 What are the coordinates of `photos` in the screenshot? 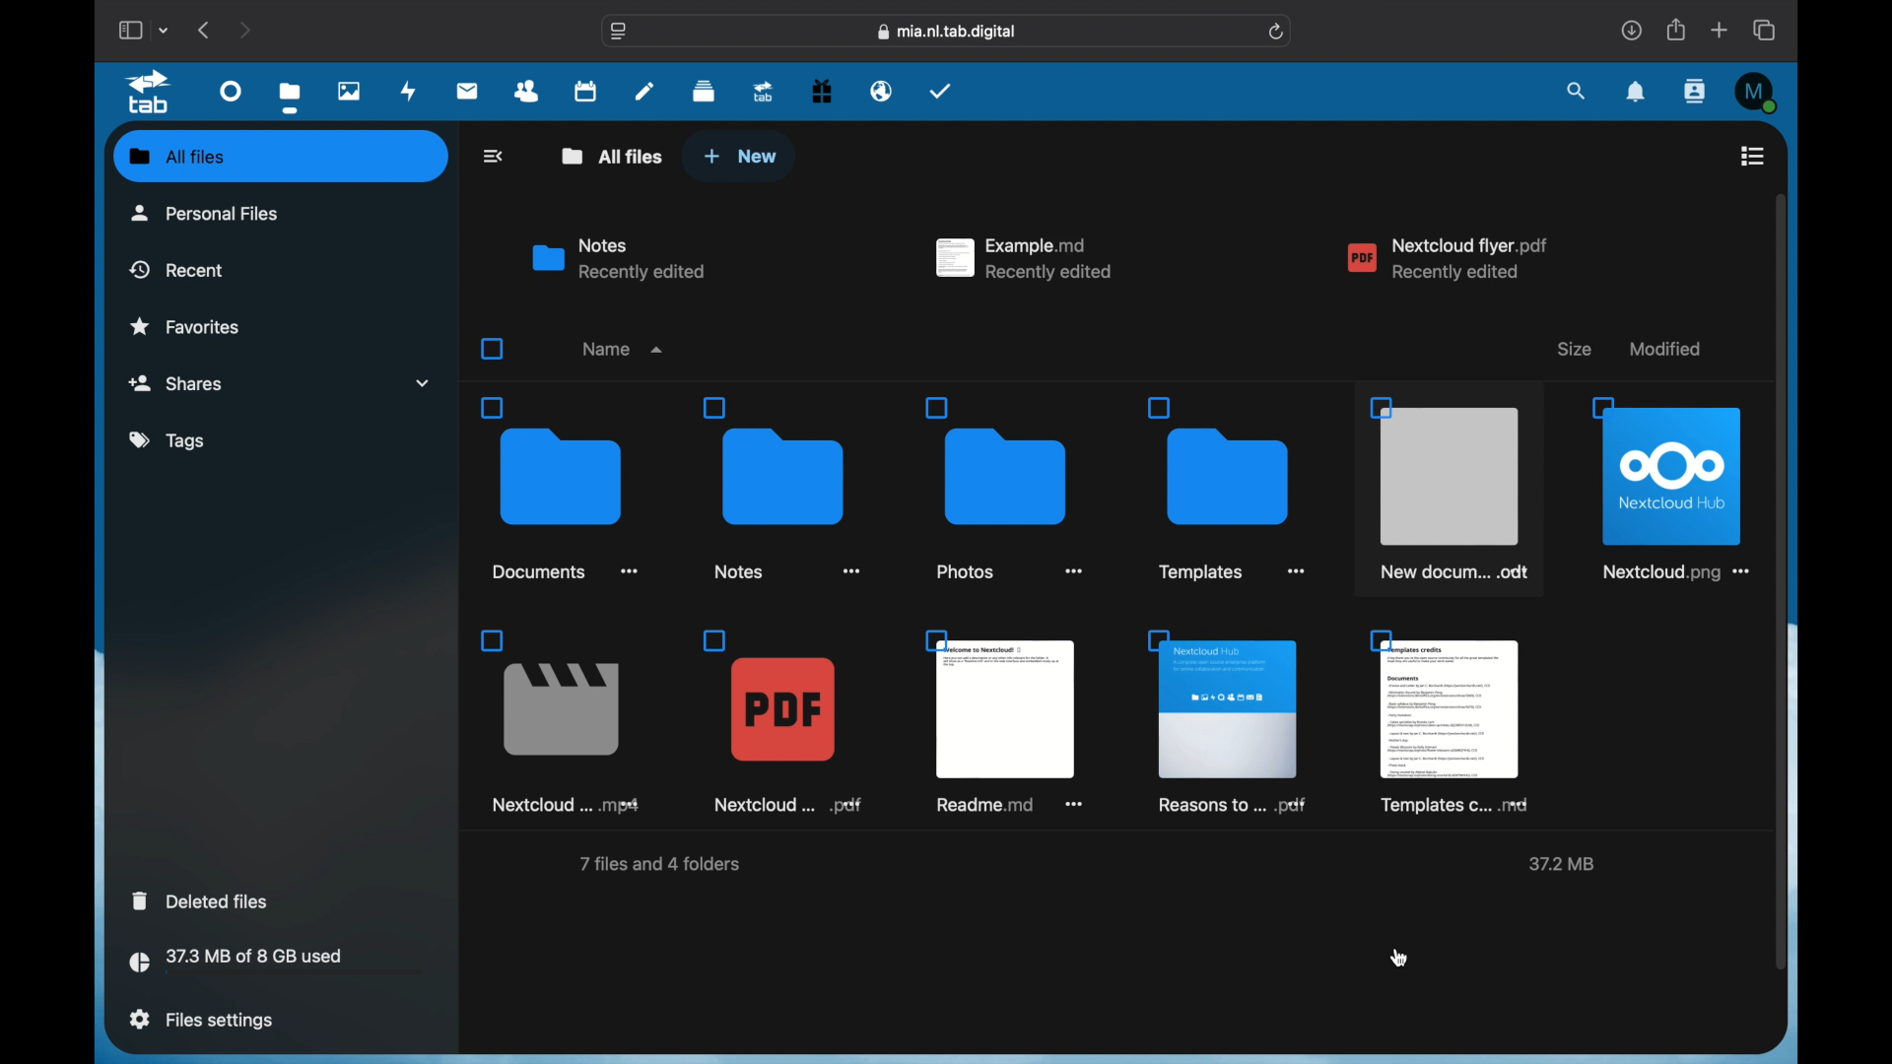 It's located at (351, 91).